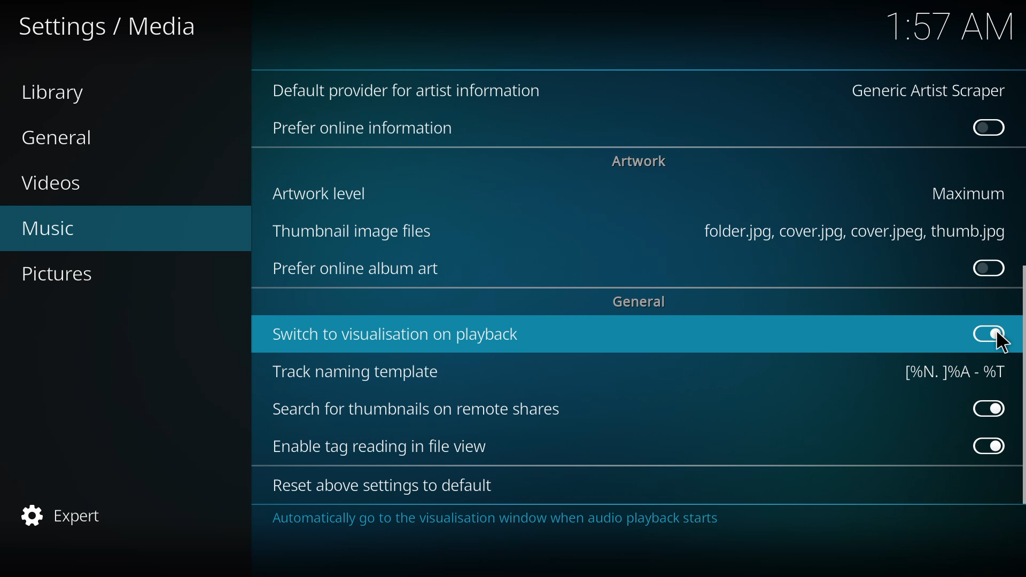  I want to click on enabled, so click(985, 445).